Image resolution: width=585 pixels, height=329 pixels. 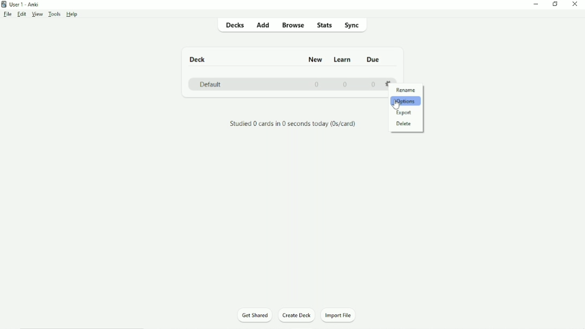 What do you see at coordinates (293, 26) in the screenshot?
I see `Browse` at bounding box center [293, 26].